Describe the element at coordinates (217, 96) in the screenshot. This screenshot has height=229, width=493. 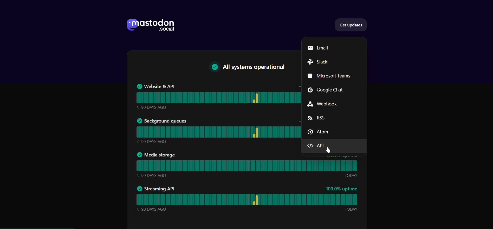
I see `Website & API status` at that location.